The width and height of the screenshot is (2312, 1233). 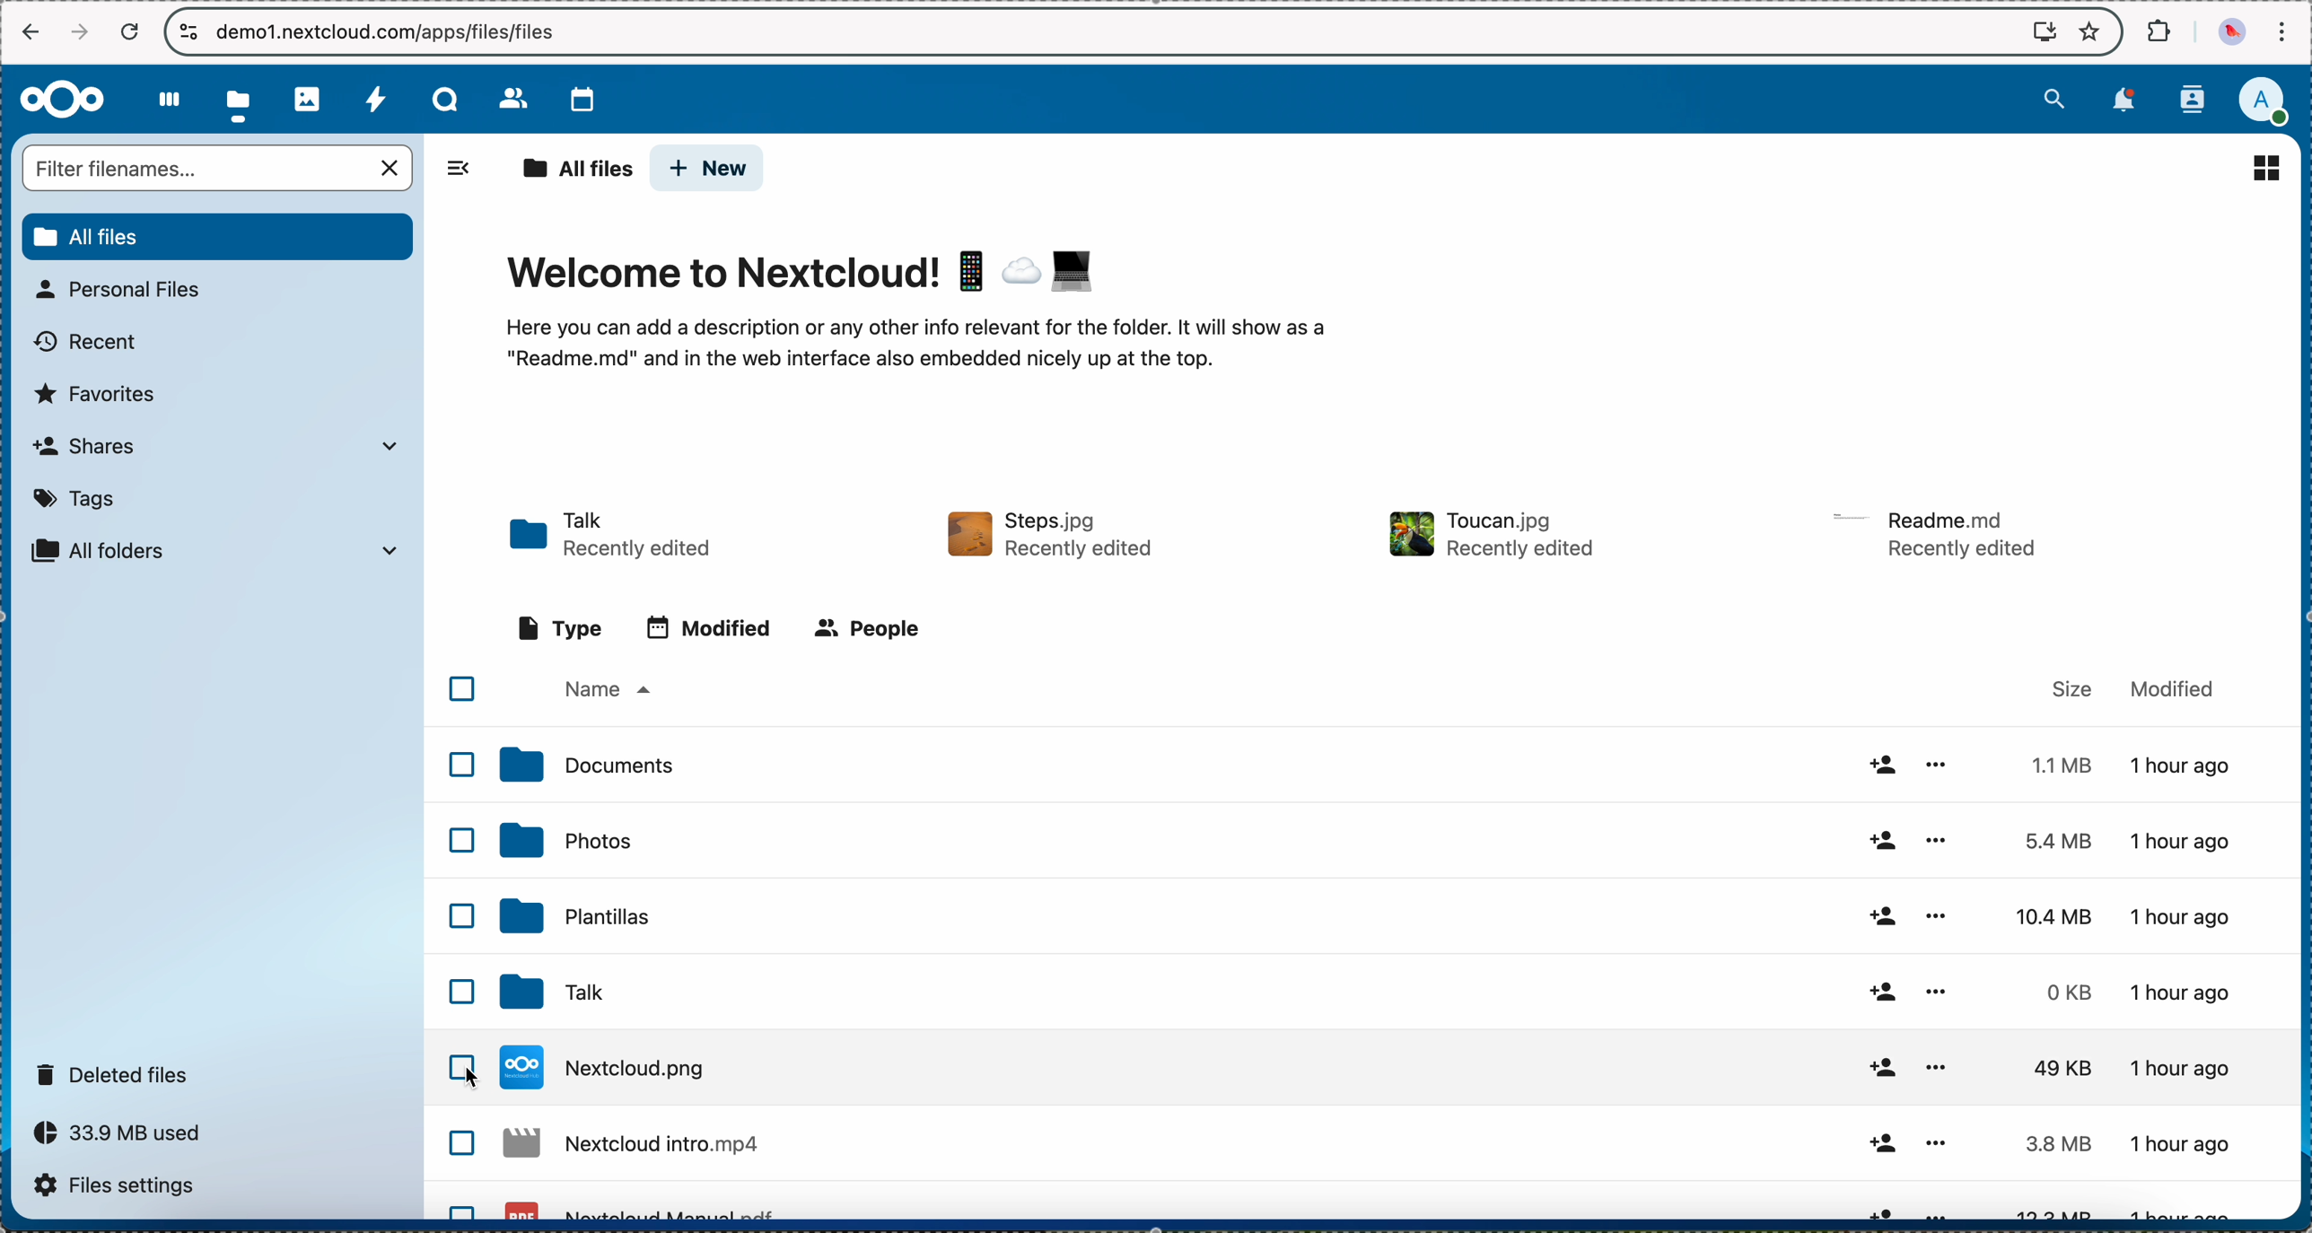 I want to click on Talk, so click(x=445, y=96).